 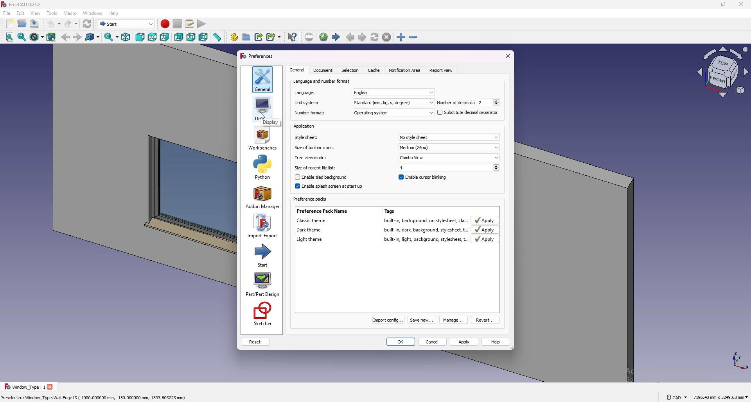 I want to click on new, so click(x=9, y=24).